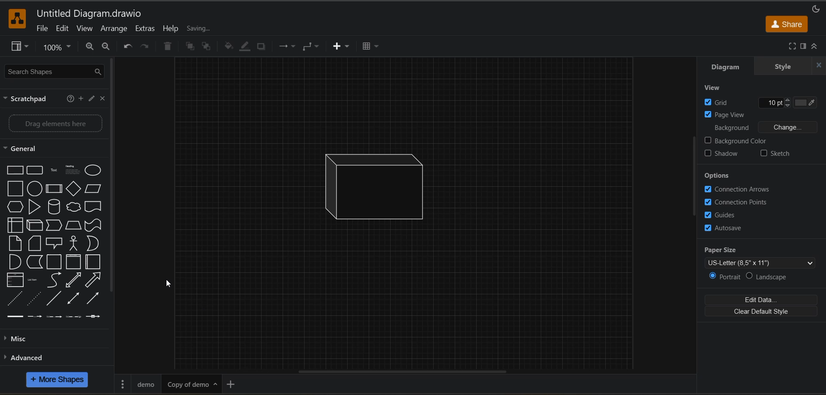 Image resolution: width=826 pixels, height=395 pixels. I want to click on appearance, so click(817, 9).